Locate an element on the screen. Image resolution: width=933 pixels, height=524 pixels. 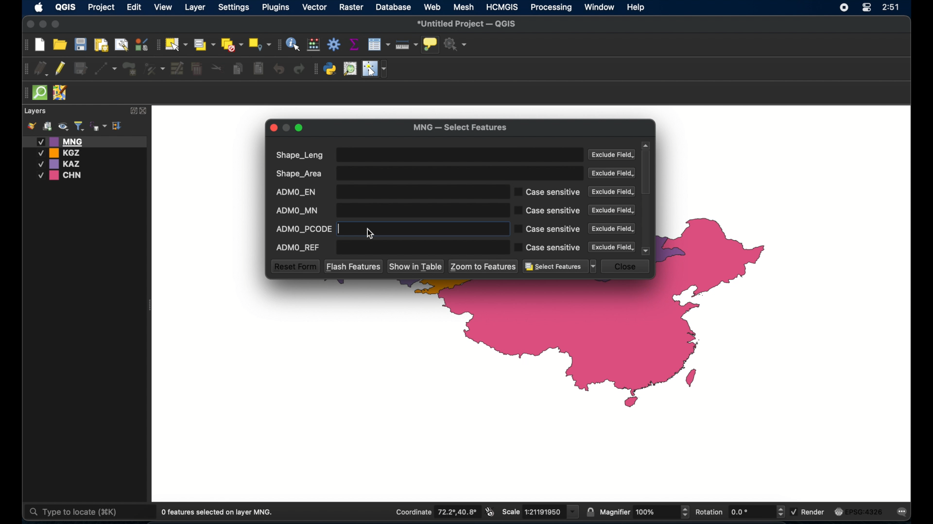
drag handle is located at coordinates (24, 93).